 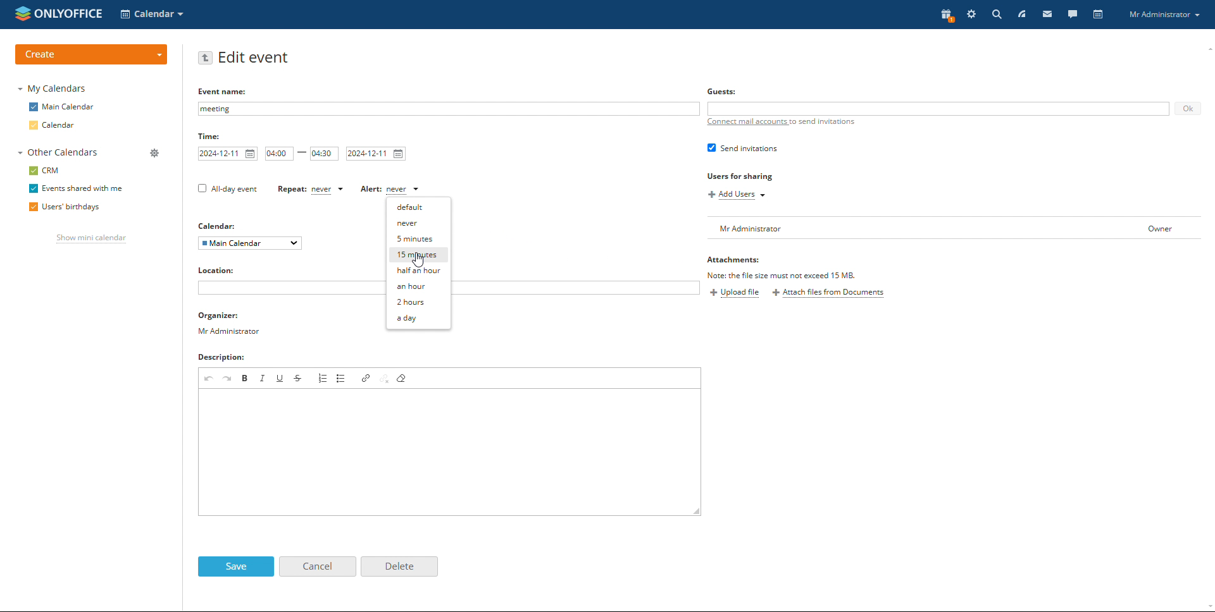 What do you see at coordinates (421, 223) in the screenshot?
I see `never` at bounding box center [421, 223].